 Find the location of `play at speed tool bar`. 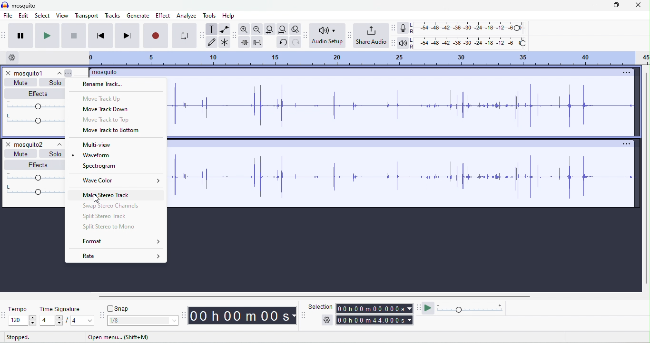

play at speed tool bar is located at coordinates (419, 308).